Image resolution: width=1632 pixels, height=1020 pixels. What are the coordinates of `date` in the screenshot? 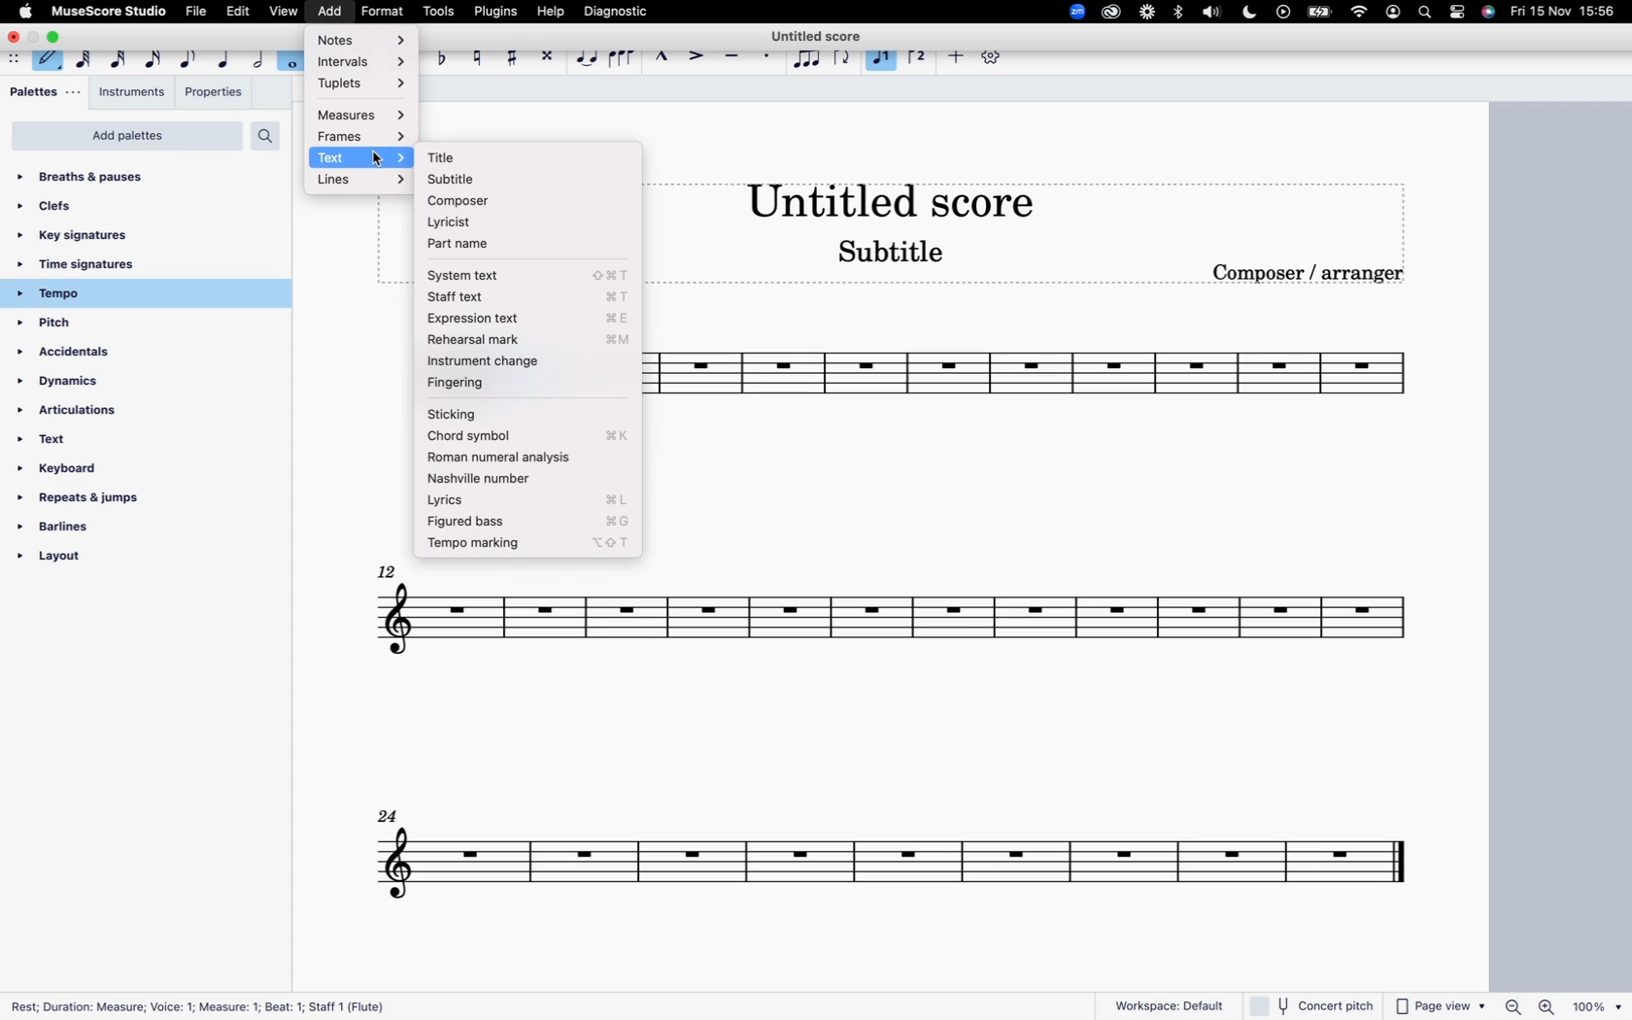 It's located at (1564, 15).